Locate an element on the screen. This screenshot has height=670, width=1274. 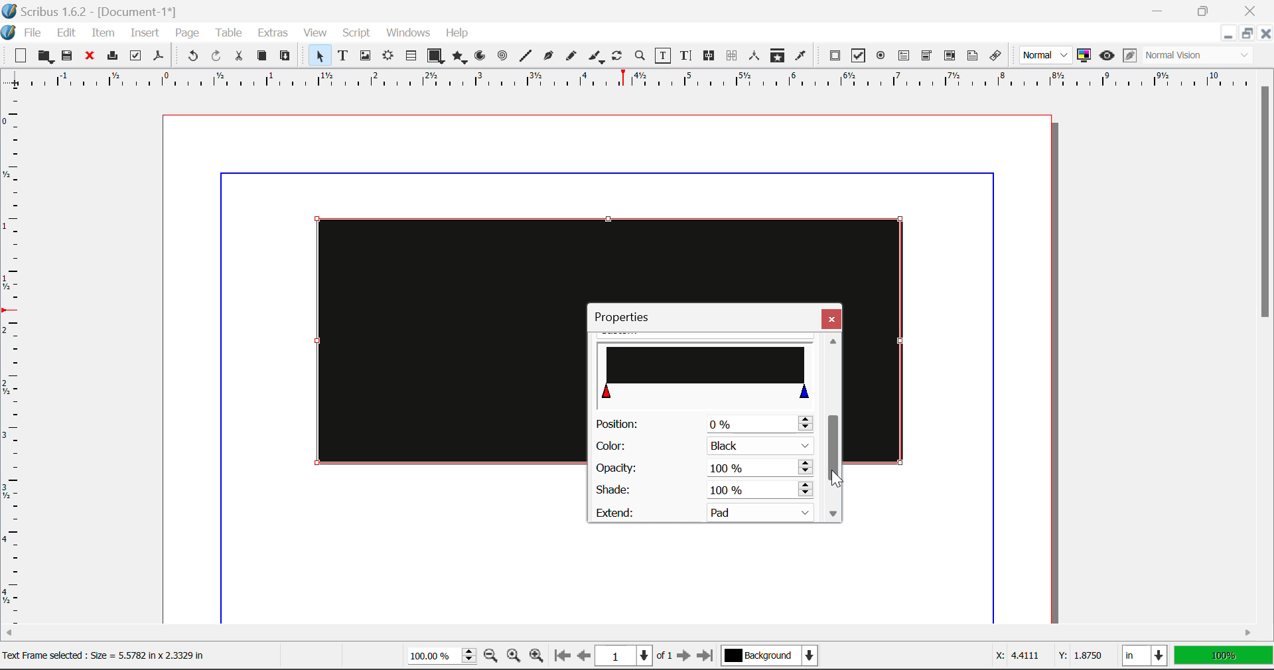
Text Frame Color Changed is located at coordinates (430, 340).